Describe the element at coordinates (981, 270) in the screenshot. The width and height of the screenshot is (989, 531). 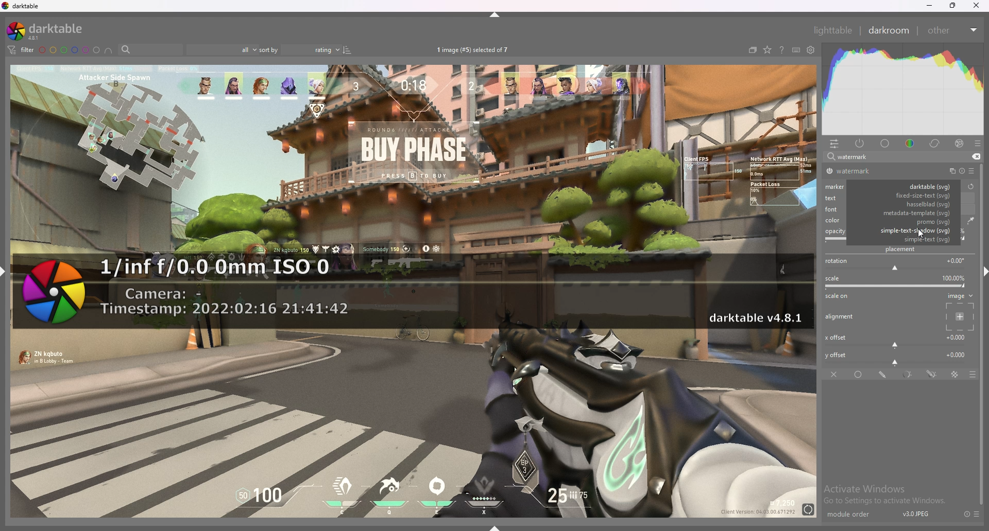
I see `hide` at that location.